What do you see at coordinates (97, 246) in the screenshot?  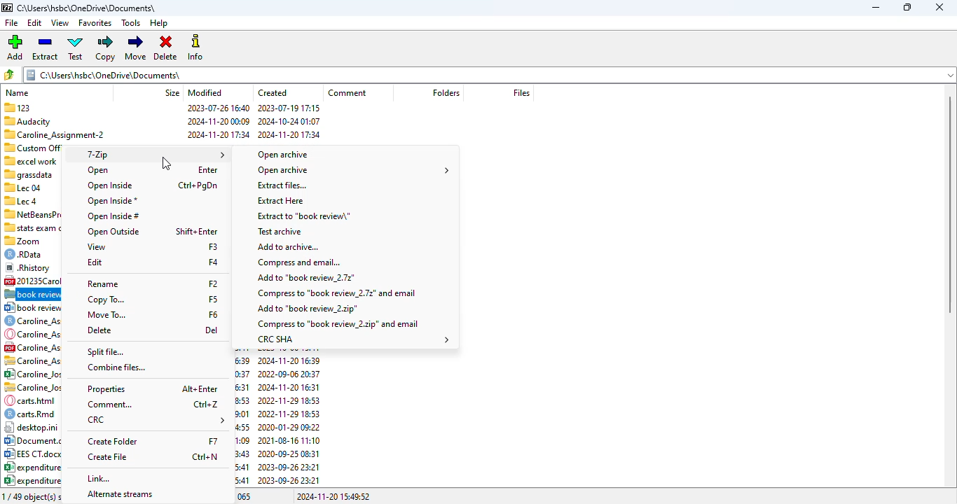 I see `view` at bounding box center [97, 246].